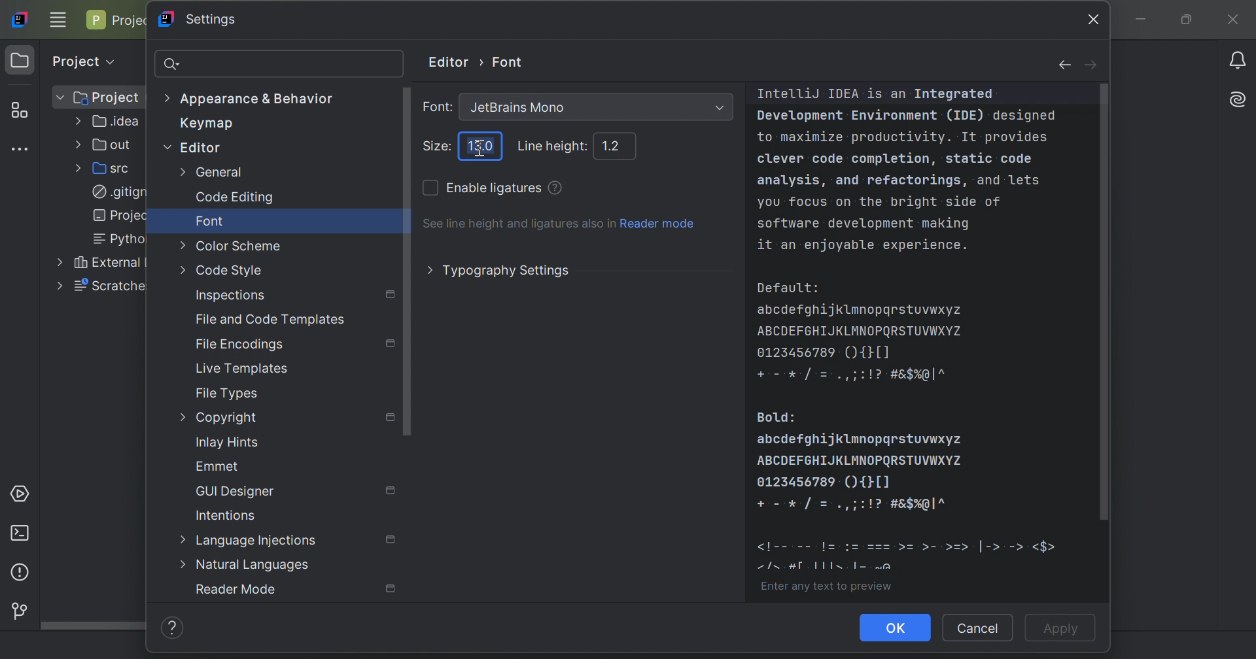  Describe the element at coordinates (235, 198) in the screenshot. I see `Code editing` at that location.